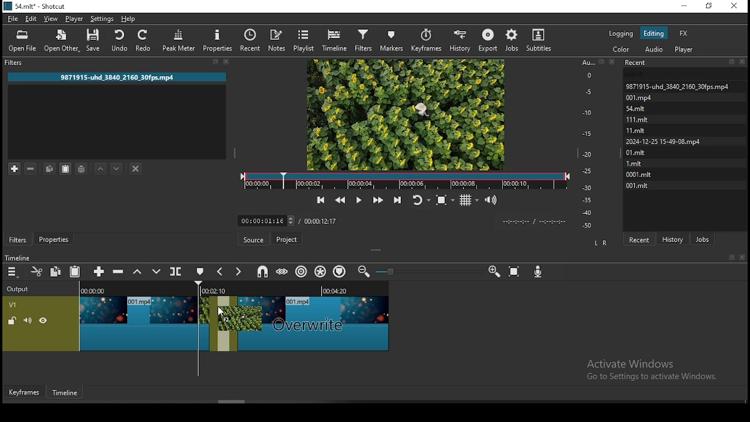 Image resolution: width=750 pixels, height=422 pixels. What do you see at coordinates (538, 271) in the screenshot?
I see `record audio` at bounding box center [538, 271].